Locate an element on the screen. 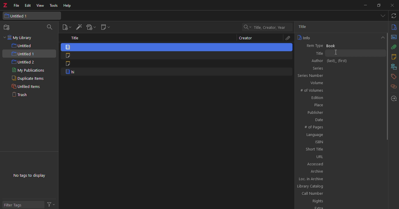 The width and height of the screenshot is (399, 209). title is located at coordinates (305, 27).